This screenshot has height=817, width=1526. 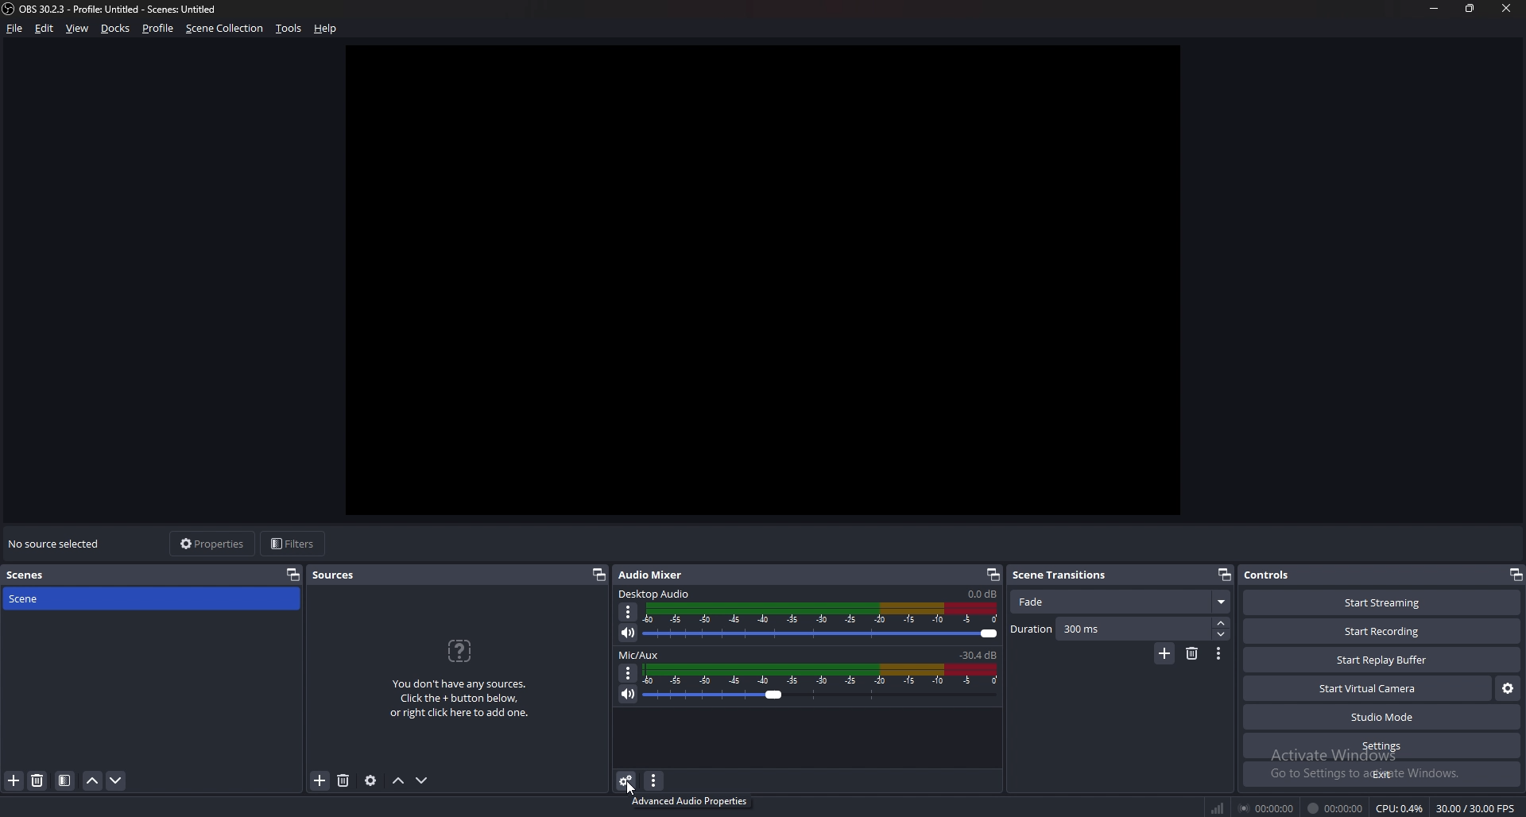 I want to click on desktop audio adjust, so click(x=824, y=621).